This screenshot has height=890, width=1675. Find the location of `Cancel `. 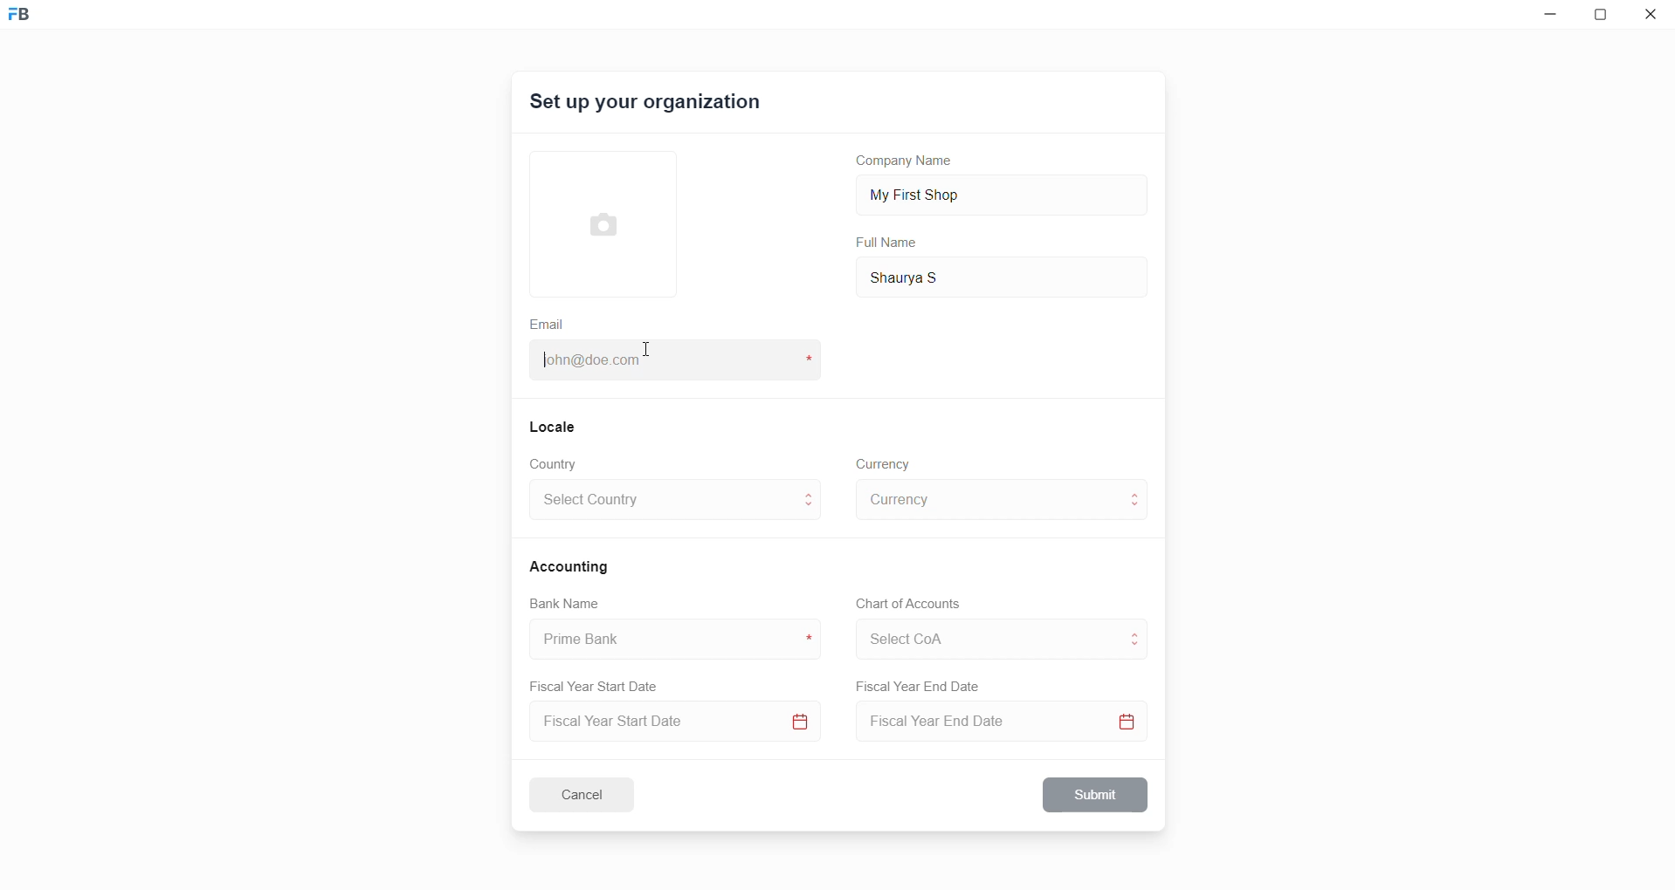

Cancel  is located at coordinates (593, 794).